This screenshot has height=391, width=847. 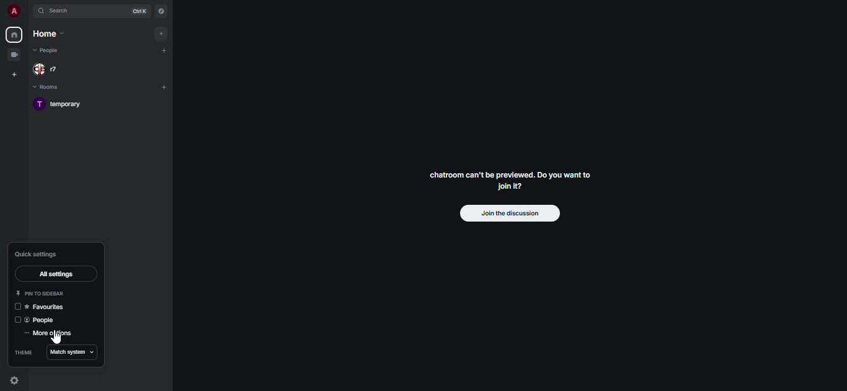 What do you see at coordinates (162, 11) in the screenshot?
I see `navigator` at bounding box center [162, 11].